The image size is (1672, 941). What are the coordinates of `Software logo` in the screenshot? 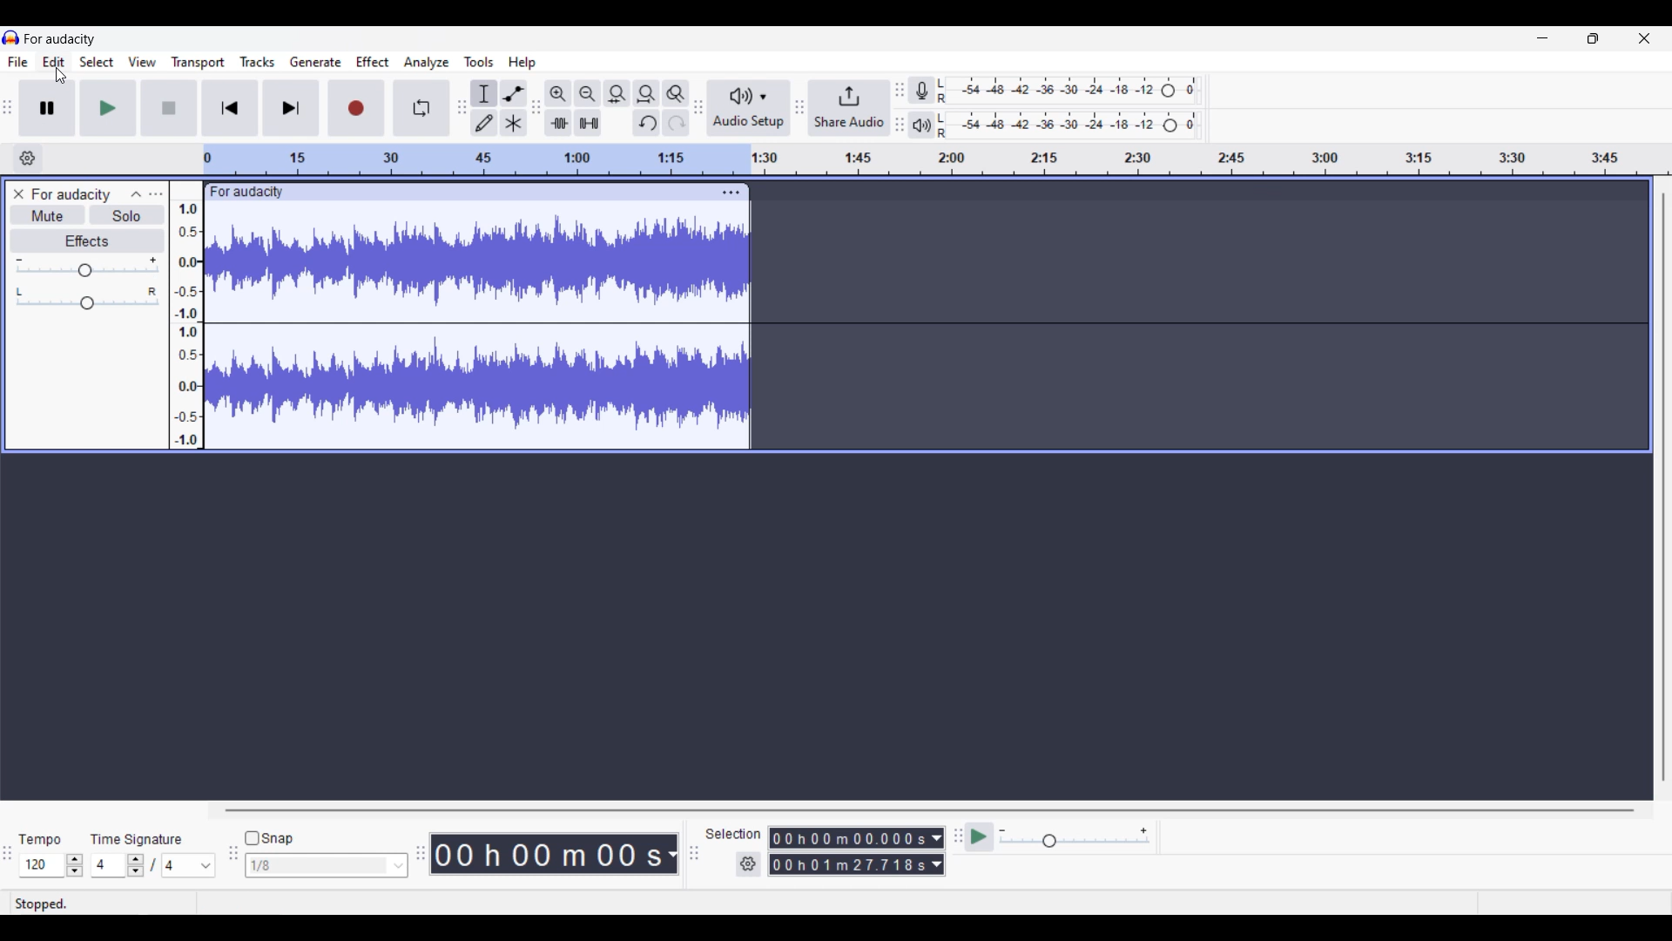 It's located at (11, 37).